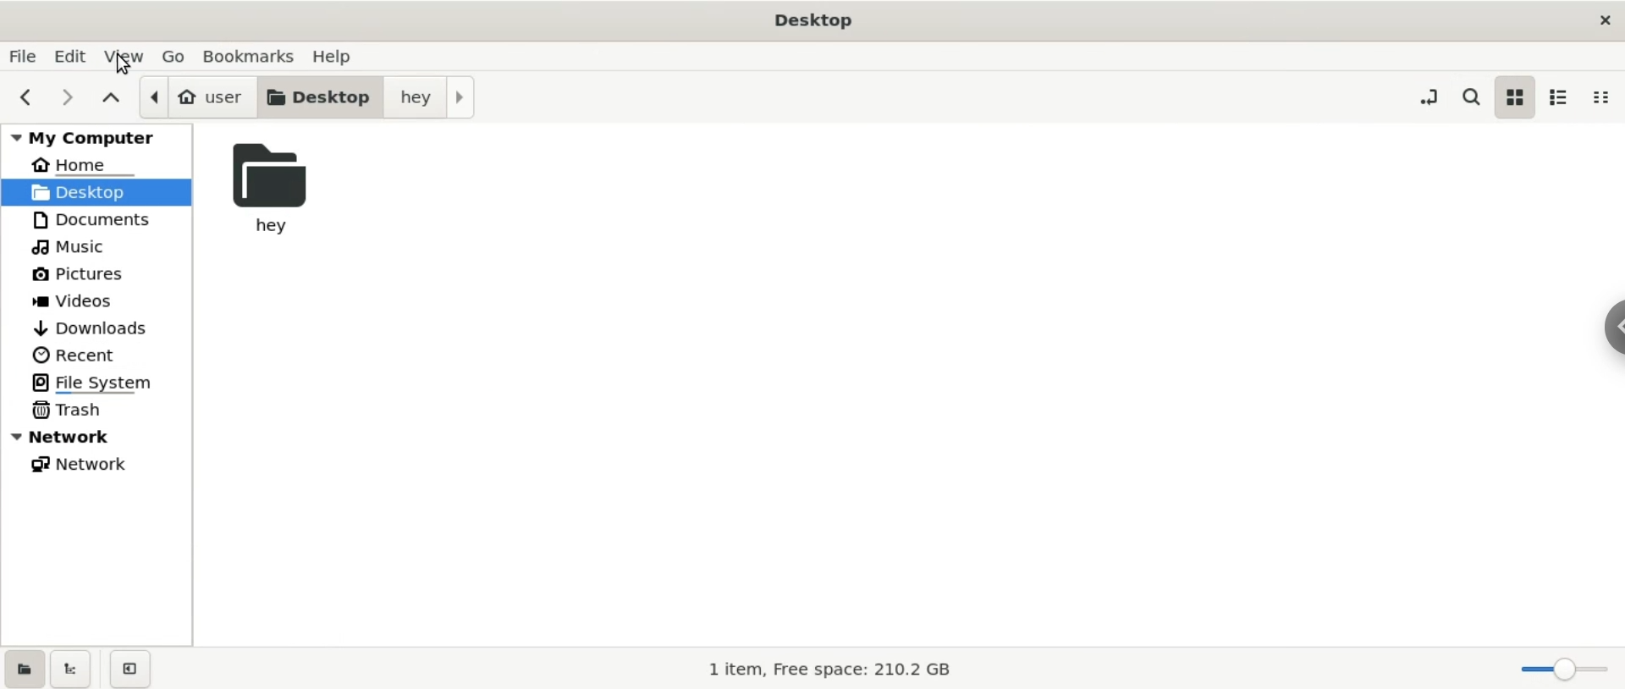 This screenshot has width=1625, height=689. Describe the element at coordinates (128, 58) in the screenshot. I see `view` at that location.